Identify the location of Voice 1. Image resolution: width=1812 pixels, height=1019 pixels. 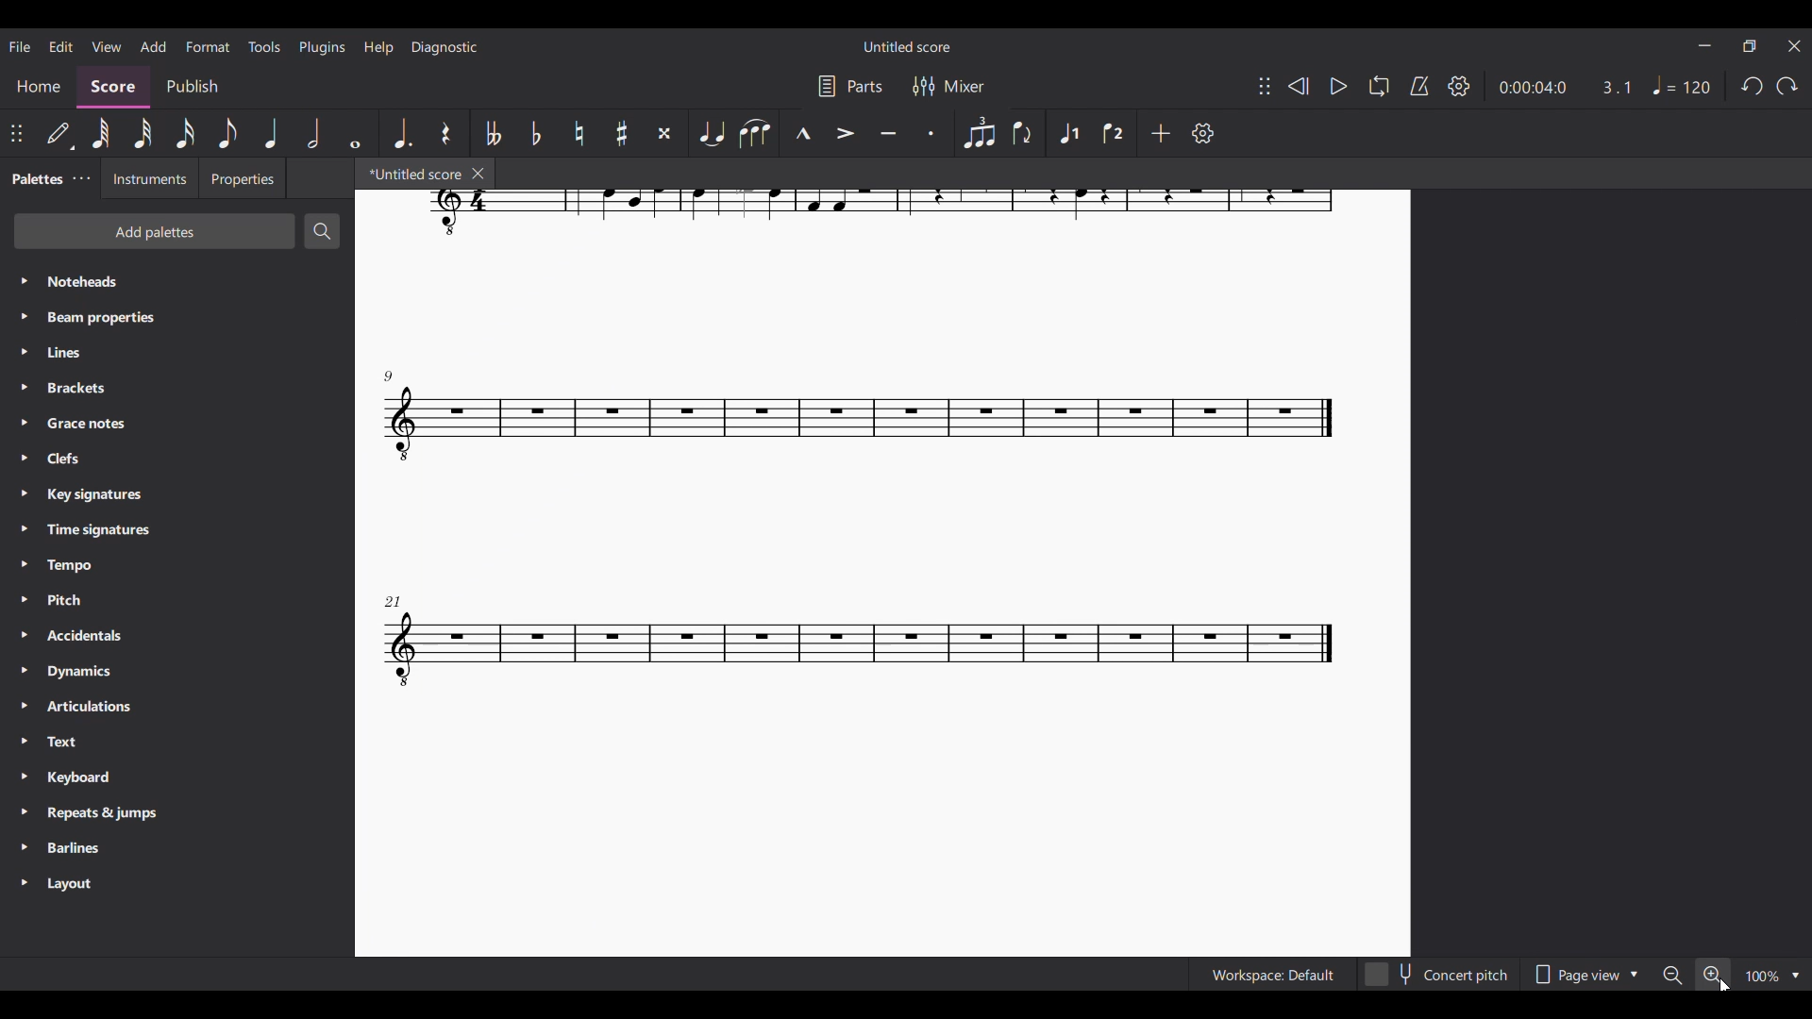
(1069, 133).